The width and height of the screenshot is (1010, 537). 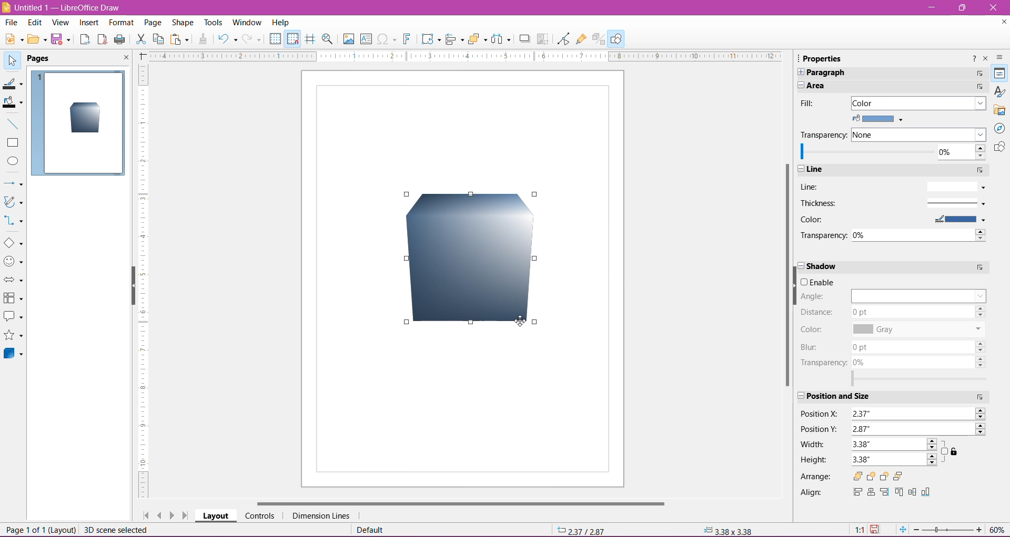 I want to click on Expand/Close, so click(x=800, y=169).